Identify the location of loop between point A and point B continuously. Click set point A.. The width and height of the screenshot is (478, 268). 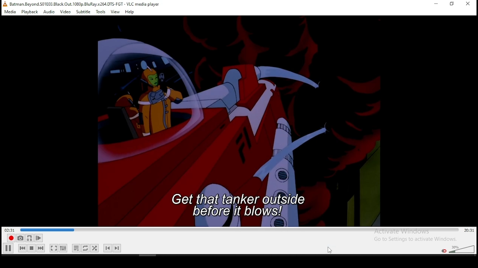
(29, 238).